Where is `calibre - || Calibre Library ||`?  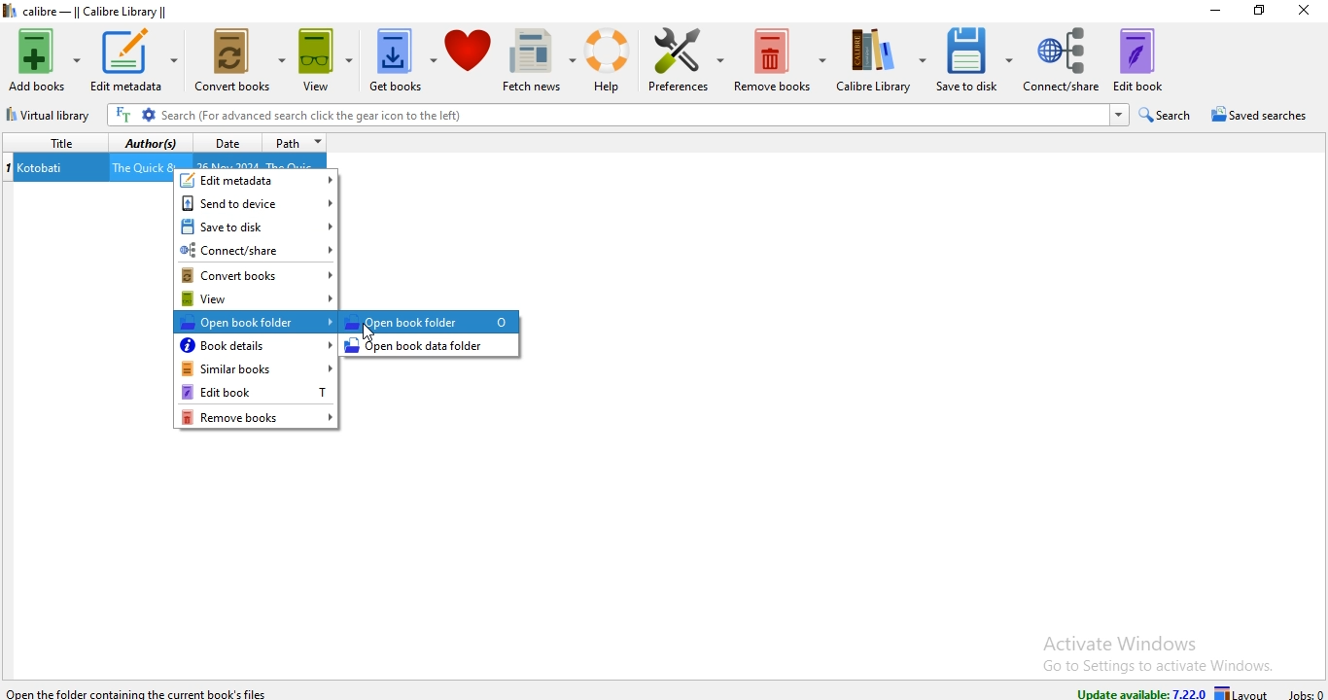
calibre - || Calibre Library || is located at coordinates (94, 10).